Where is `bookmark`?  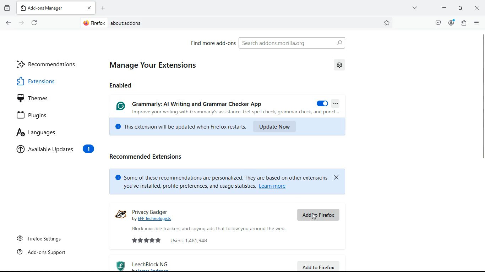 bookmark is located at coordinates (387, 23).